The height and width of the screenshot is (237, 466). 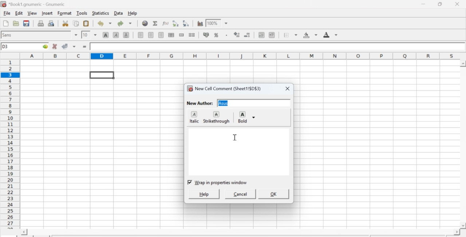 What do you see at coordinates (40, 23) in the screenshot?
I see `Print` at bounding box center [40, 23].